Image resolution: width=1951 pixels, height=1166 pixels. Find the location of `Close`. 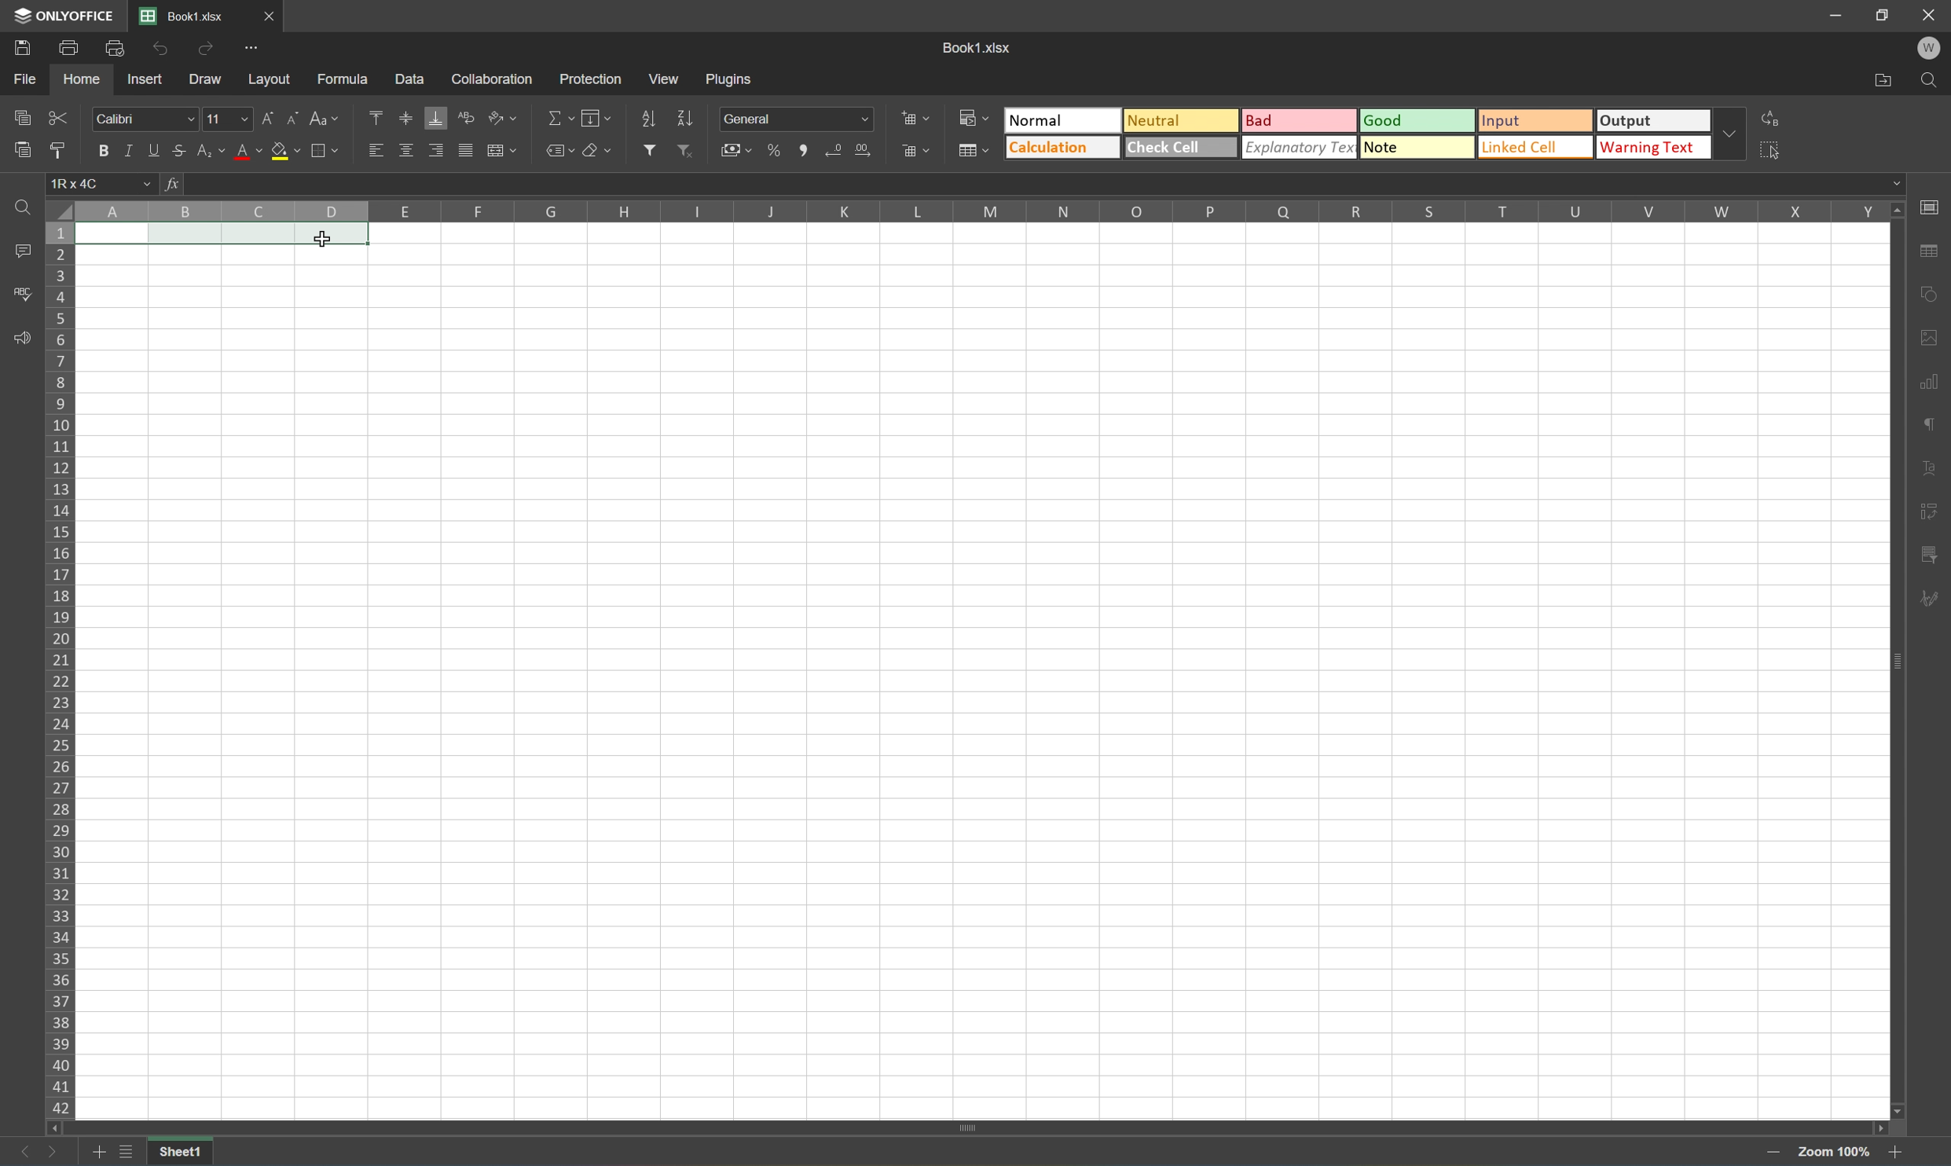

Close is located at coordinates (1928, 15).